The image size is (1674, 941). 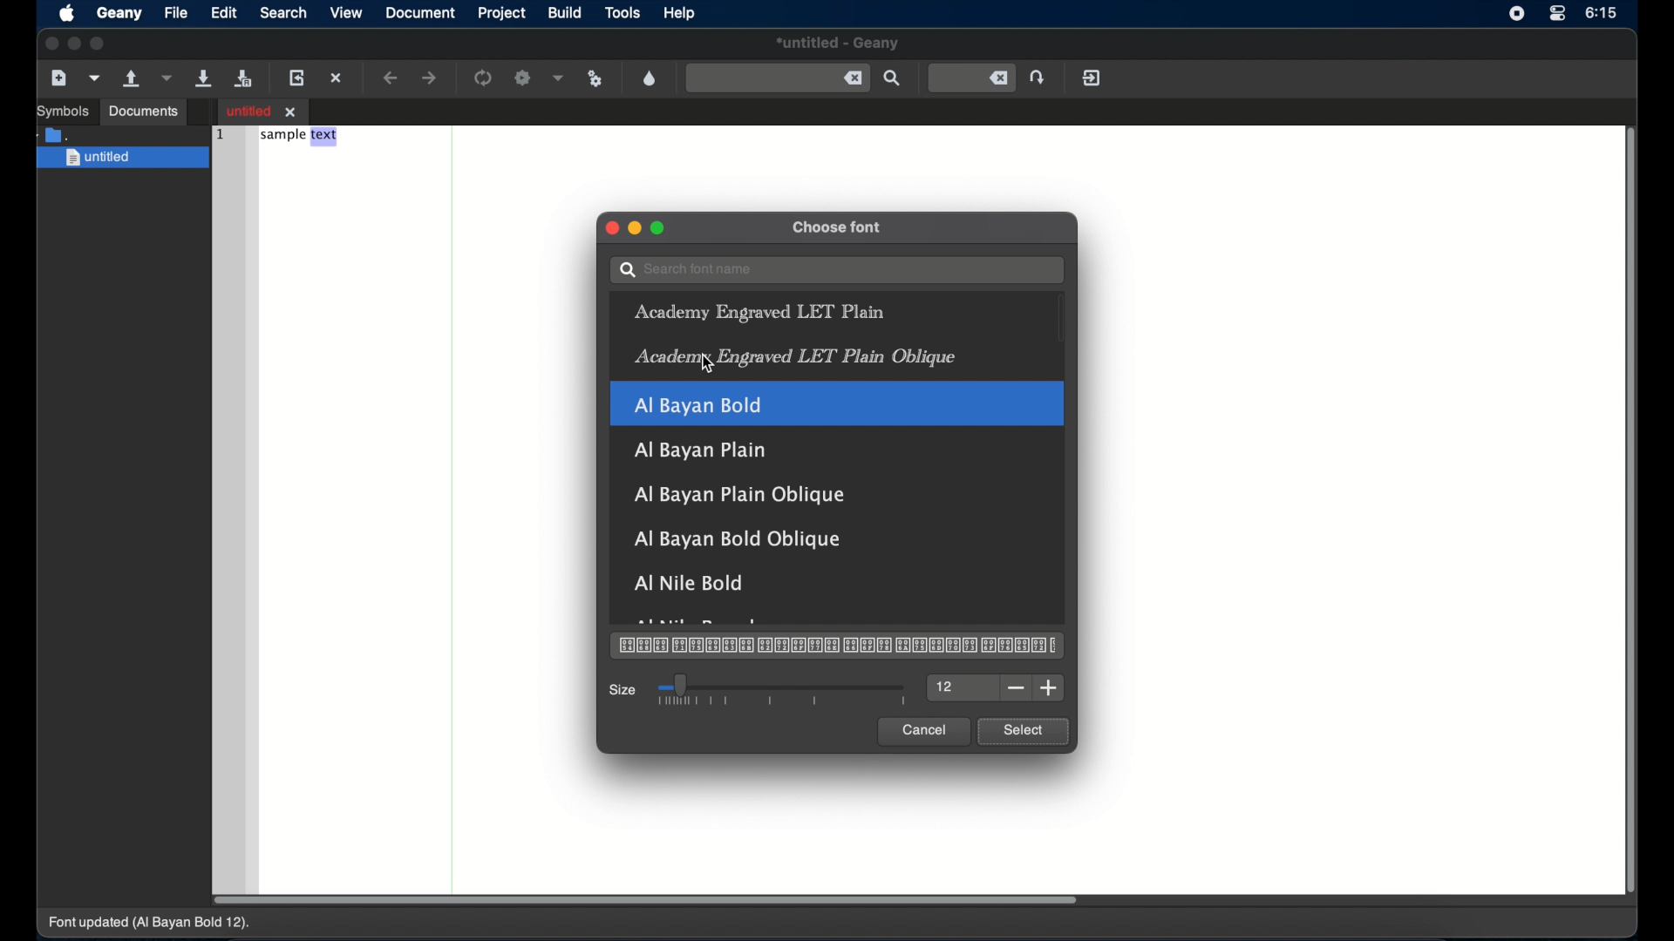 I want to click on untitled, so click(x=838, y=44).